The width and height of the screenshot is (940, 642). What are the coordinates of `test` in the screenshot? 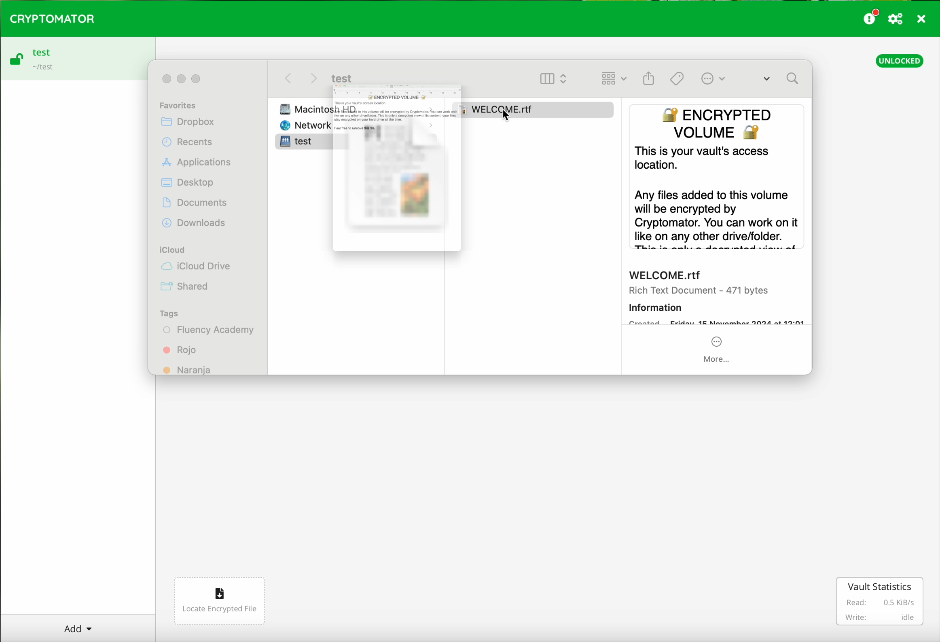 It's located at (359, 142).